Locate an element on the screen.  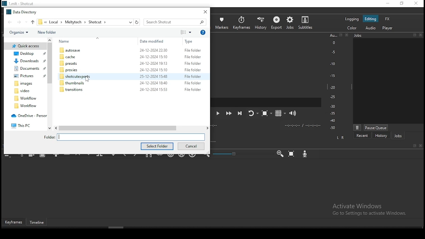
keyframes is located at coordinates (241, 23).